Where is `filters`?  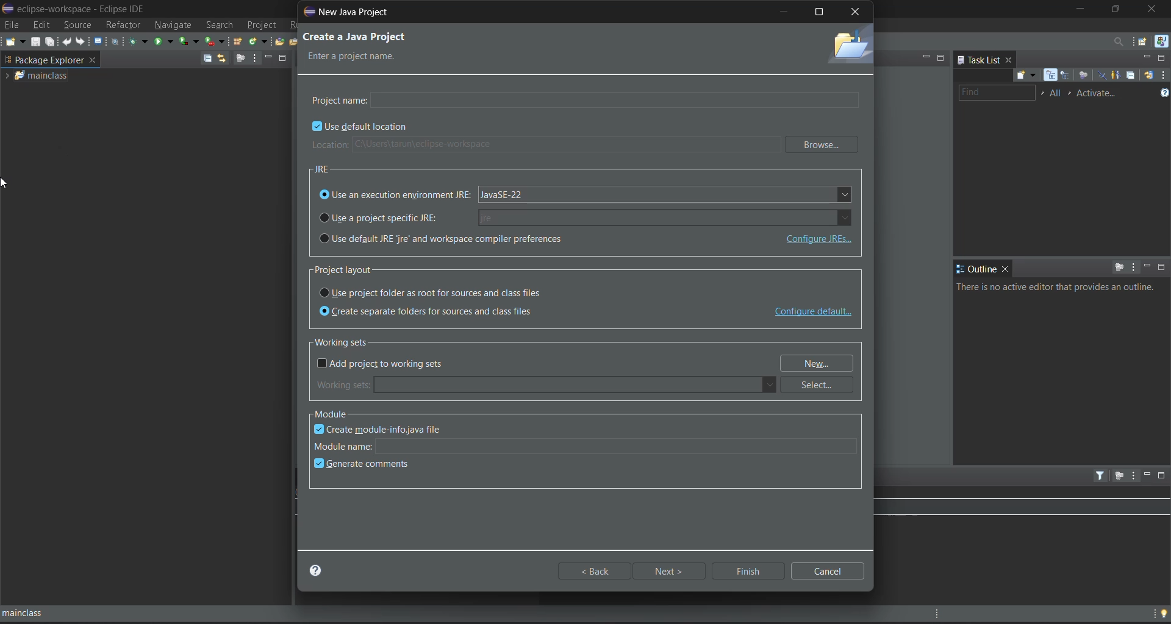
filters is located at coordinates (1101, 475).